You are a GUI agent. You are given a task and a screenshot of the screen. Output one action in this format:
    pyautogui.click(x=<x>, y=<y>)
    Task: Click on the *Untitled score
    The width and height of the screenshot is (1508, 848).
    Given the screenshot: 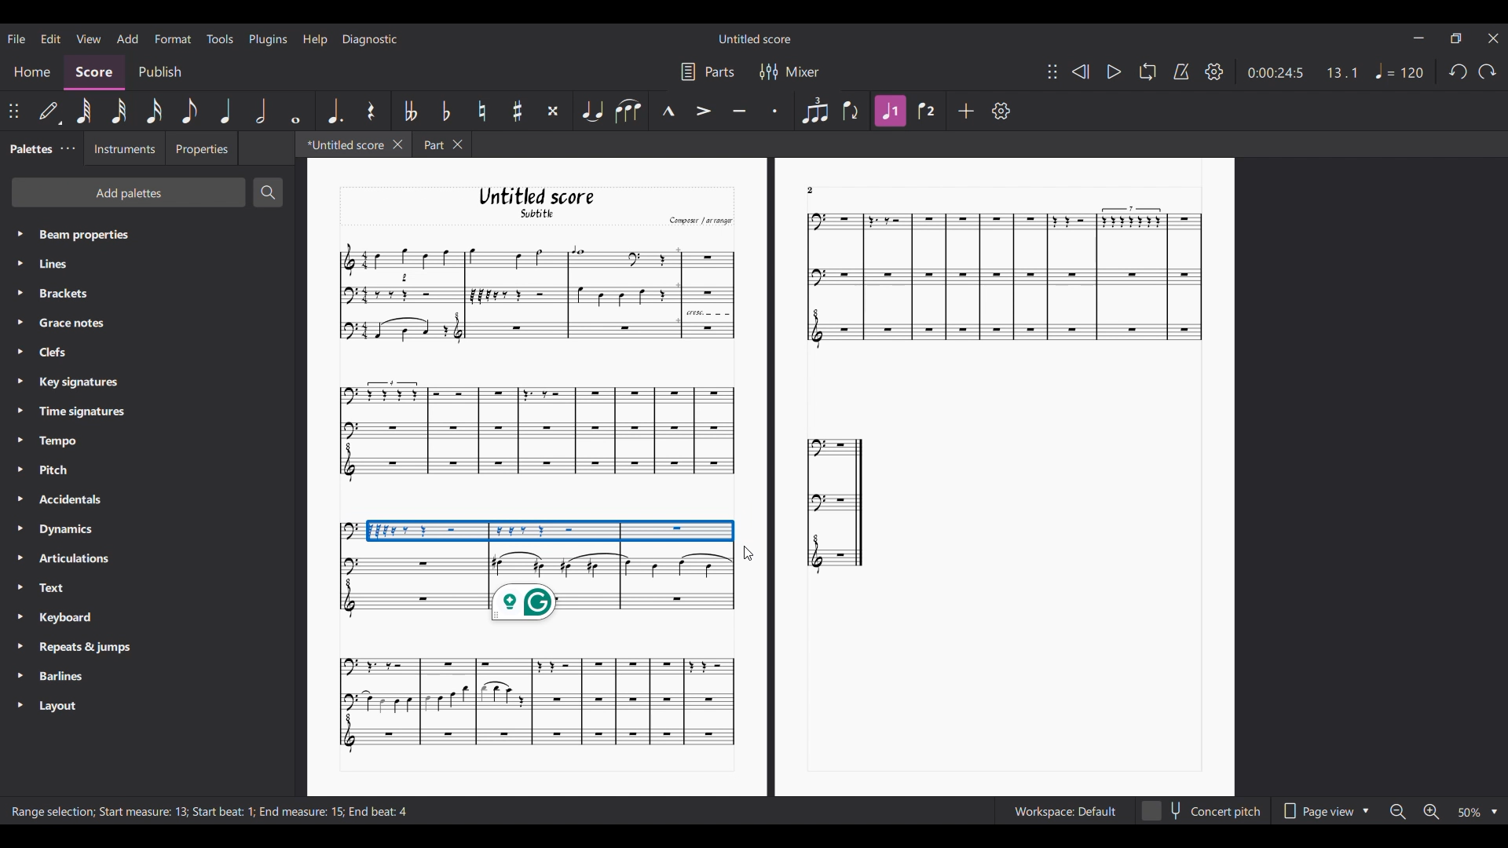 What is the action you would take?
    pyautogui.click(x=339, y=144)
    